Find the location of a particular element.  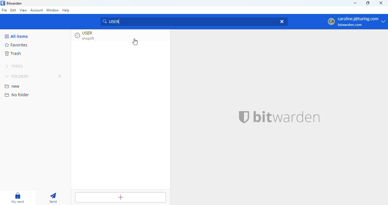

help is located at coordinates (66, 10).